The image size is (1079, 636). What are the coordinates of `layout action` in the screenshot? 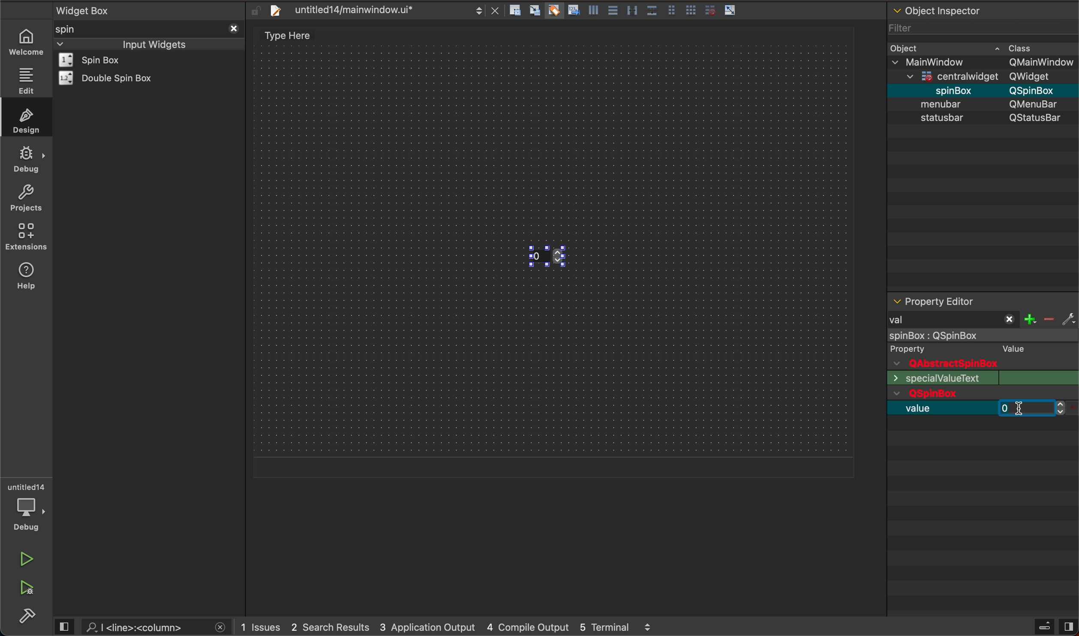 It's located at (626, 9).